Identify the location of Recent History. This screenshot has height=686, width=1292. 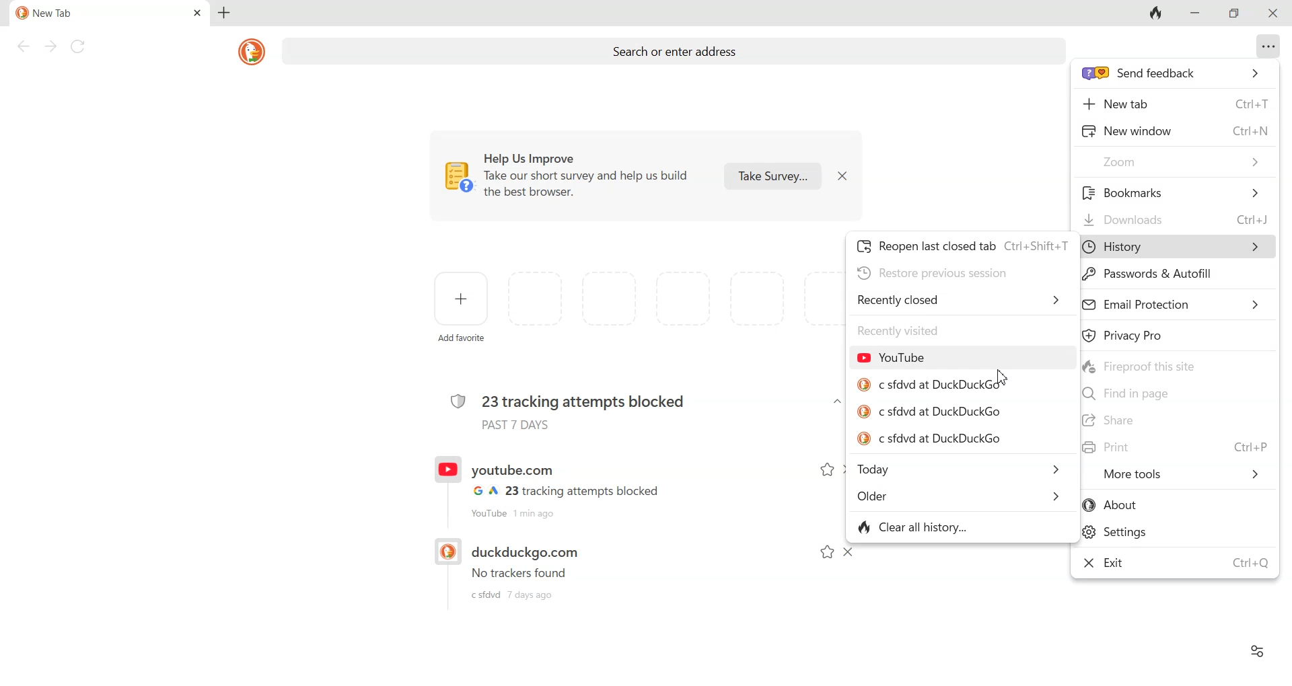
(564, 487).